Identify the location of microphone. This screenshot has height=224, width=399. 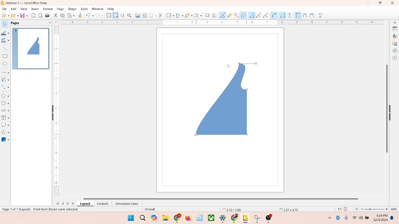
(347, 218).